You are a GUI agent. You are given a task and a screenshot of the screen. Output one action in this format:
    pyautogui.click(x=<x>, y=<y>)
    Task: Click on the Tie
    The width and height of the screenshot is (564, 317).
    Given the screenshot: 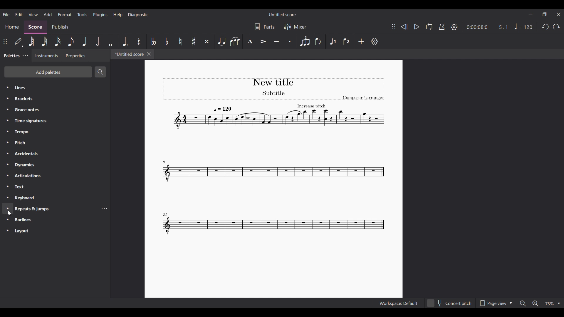 What is the action you would take?
    pyautogui.click(x=221, y=41)
    